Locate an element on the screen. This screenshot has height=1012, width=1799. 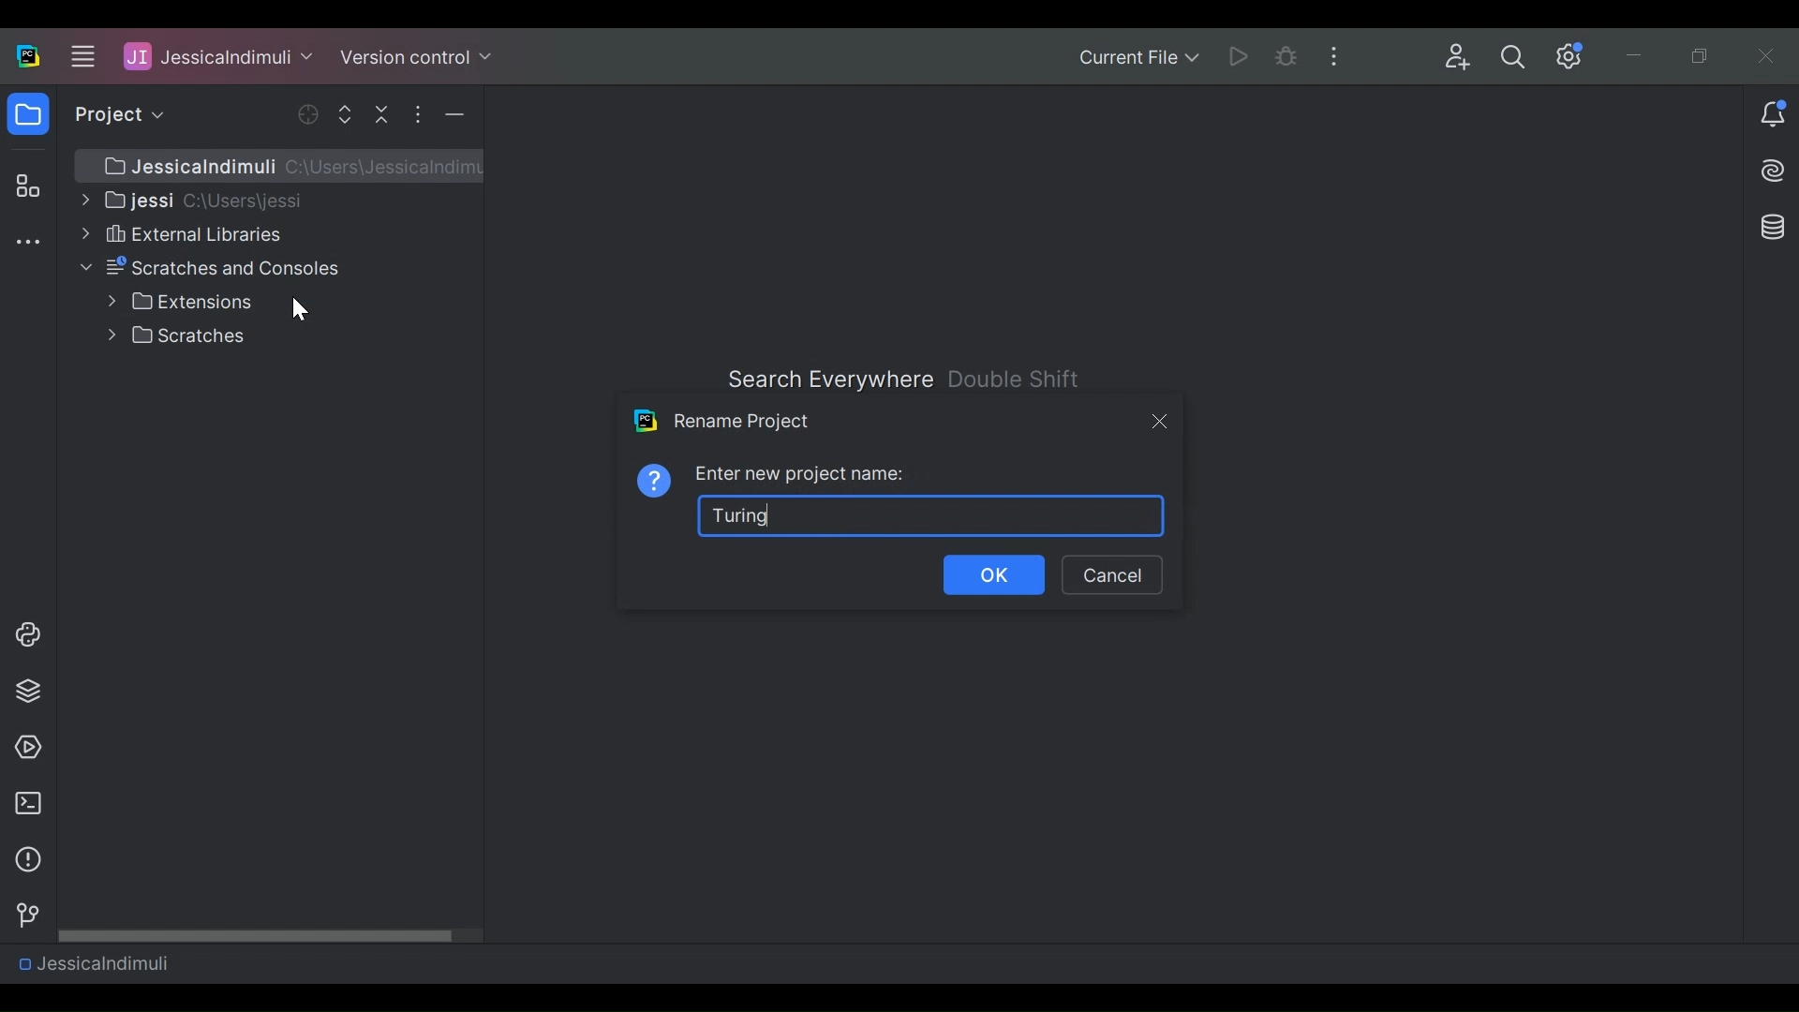
OK is located at coordinates (996, 576).